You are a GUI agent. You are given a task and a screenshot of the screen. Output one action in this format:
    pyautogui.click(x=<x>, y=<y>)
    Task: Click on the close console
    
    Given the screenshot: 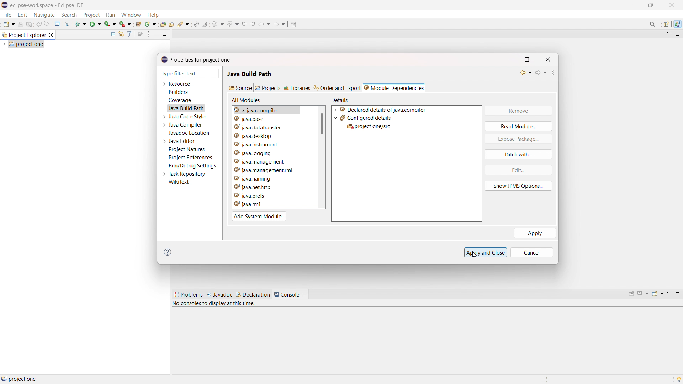 What is the action you would take?
    pyautogui.click(x=304, y=295)
    